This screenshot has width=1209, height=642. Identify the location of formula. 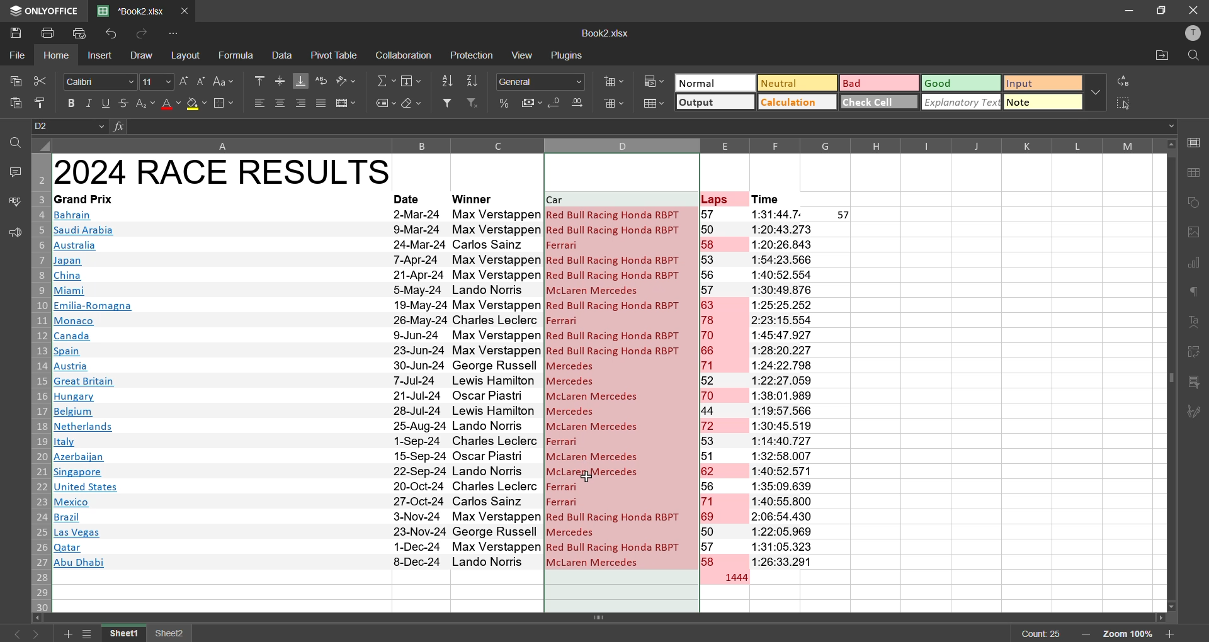
(239, 55).